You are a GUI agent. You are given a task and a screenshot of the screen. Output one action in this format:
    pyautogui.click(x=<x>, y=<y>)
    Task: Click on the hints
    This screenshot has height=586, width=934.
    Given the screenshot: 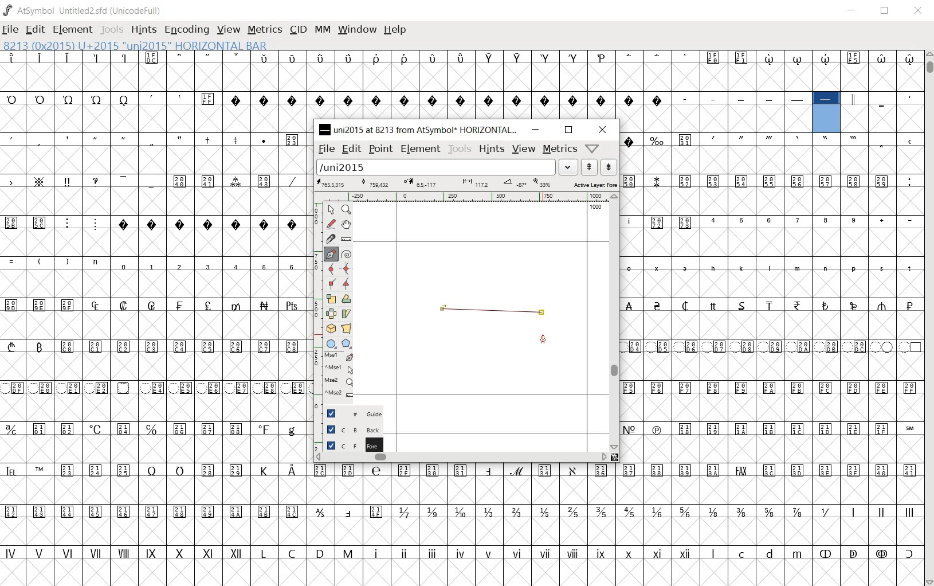 What is the action you would take?
    pyautogui.click(x=492, y=151)
    